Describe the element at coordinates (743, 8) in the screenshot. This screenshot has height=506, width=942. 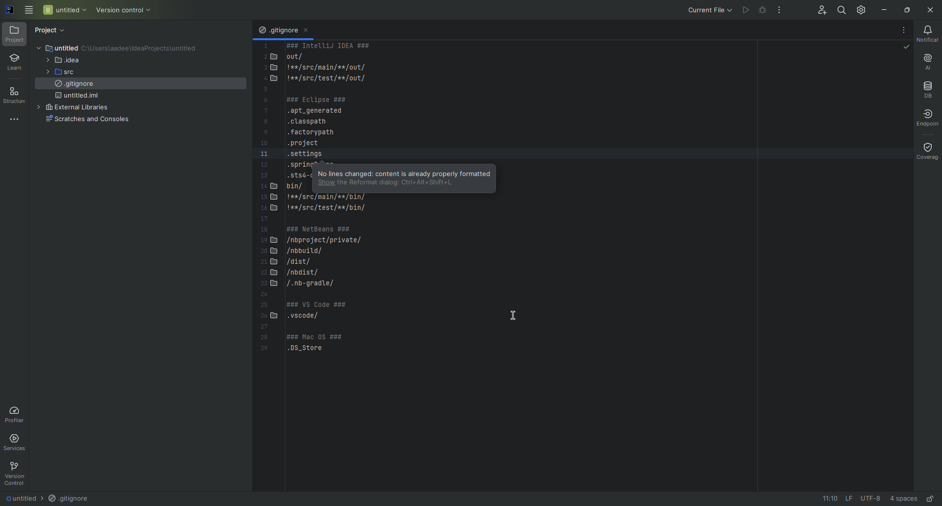
I see `Play` at that location.